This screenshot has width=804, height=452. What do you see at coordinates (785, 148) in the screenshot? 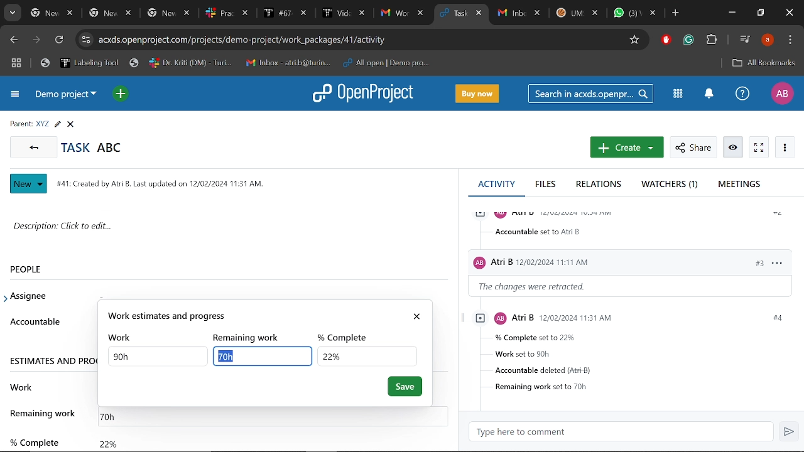
I see `More` at bounding box center [785, 148].